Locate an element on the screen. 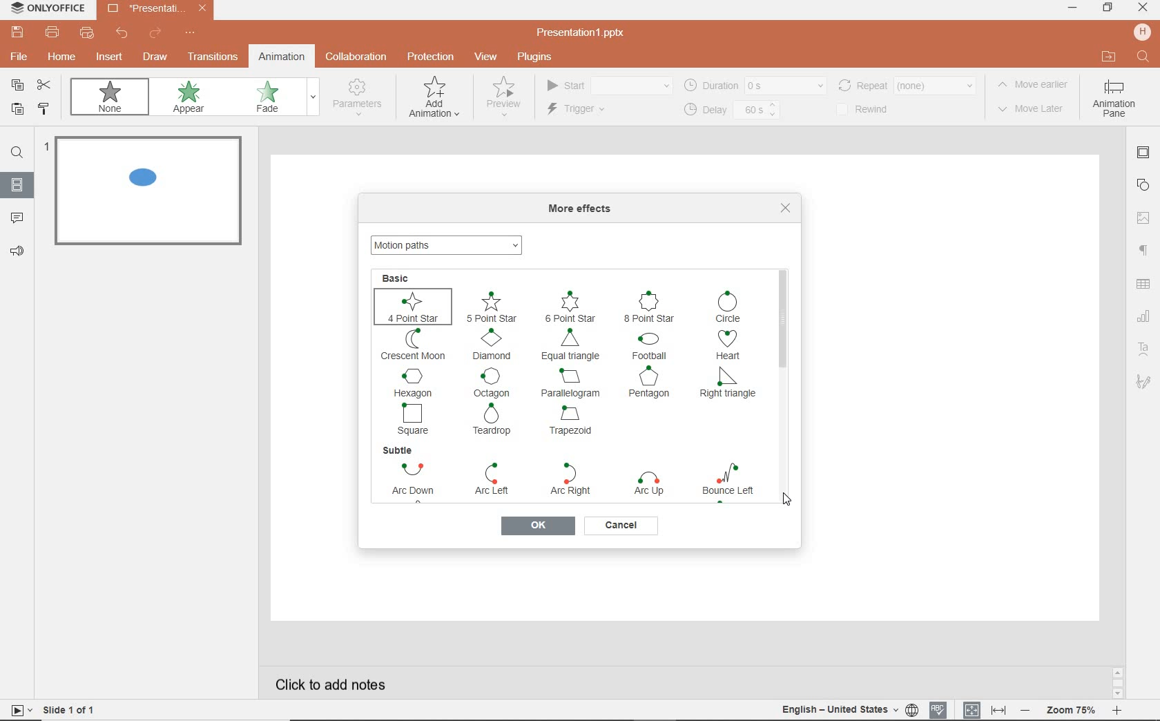 Image resolution: width=1160 pixels, height=721 pixels. PARALEGRAM is located at coordinates (571, 383).